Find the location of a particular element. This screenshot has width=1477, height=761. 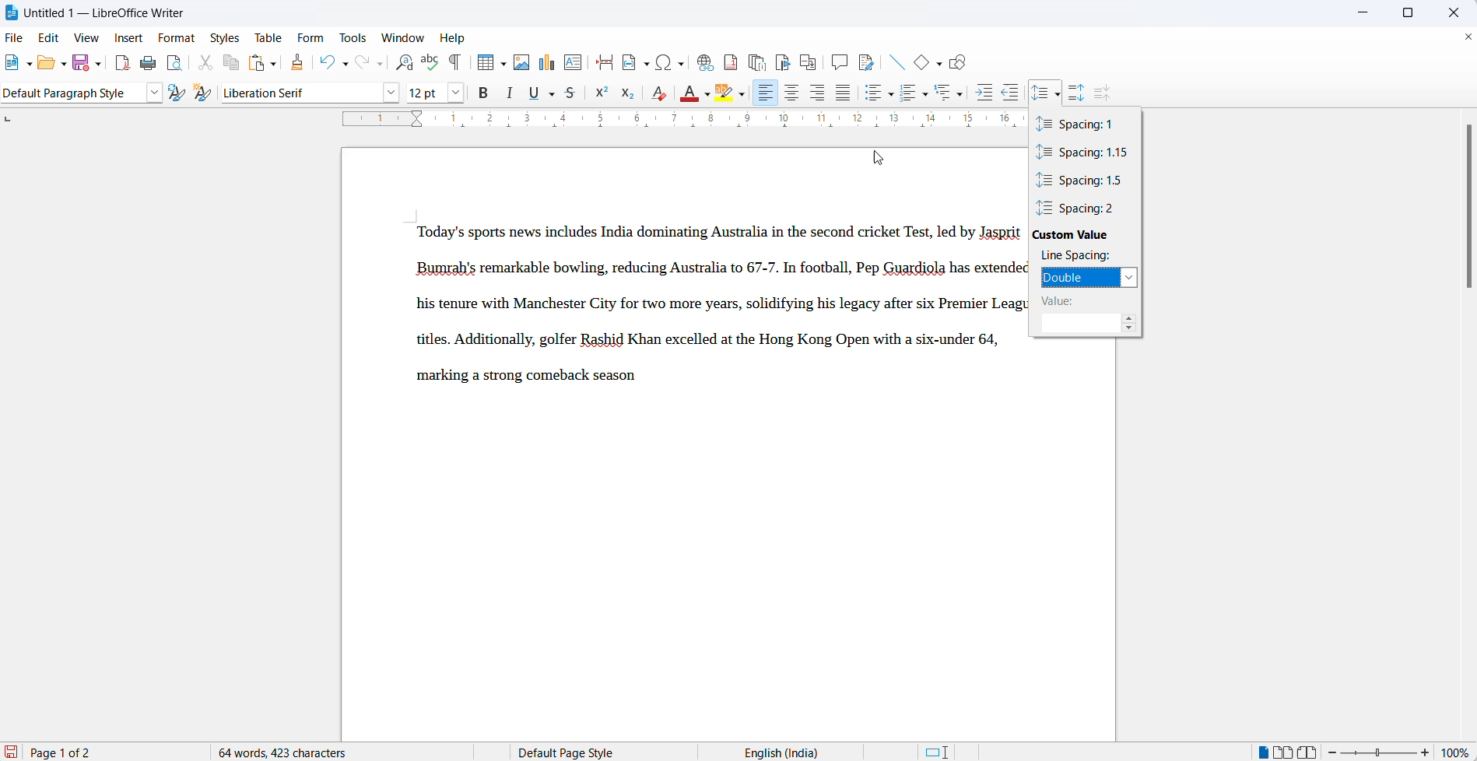

view is located at coordinates (91, 37).